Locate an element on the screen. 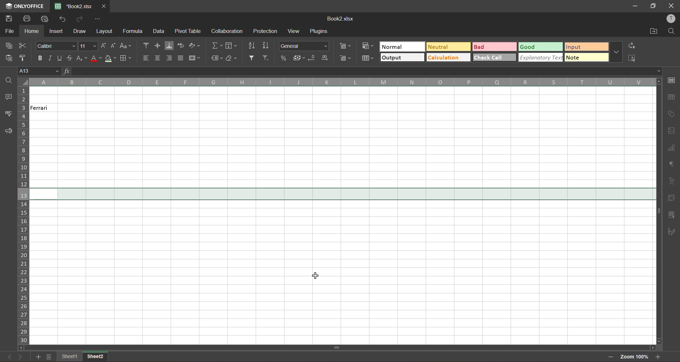  app name is located at coordinates (25, 6).